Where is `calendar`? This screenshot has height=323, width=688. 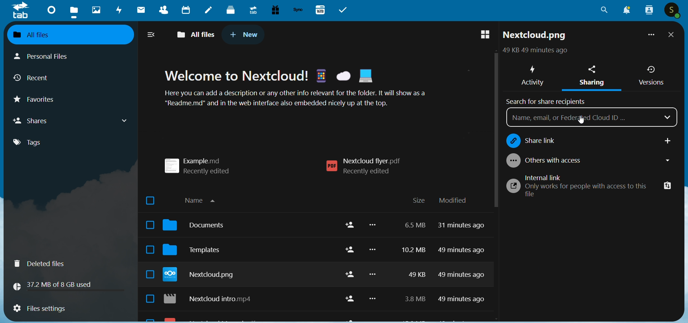 calendar is located at coordinates (188, 11).